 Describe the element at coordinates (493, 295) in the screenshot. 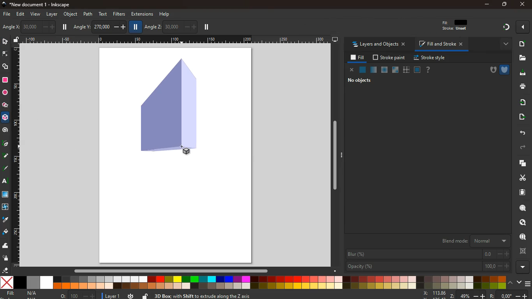

I see `` at that location.